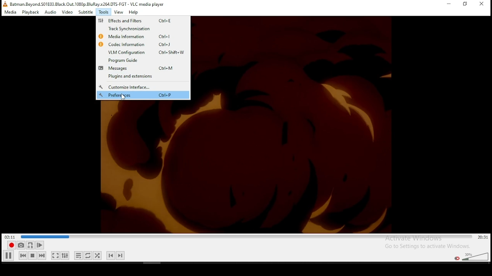  What do you see at coordinates (103, 11) in the screenshot?
I see `tools` at bounding box center [103, 11].